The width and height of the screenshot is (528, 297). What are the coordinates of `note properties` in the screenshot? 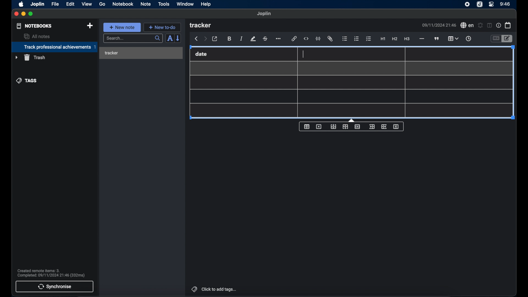 It's located at (498, 25).